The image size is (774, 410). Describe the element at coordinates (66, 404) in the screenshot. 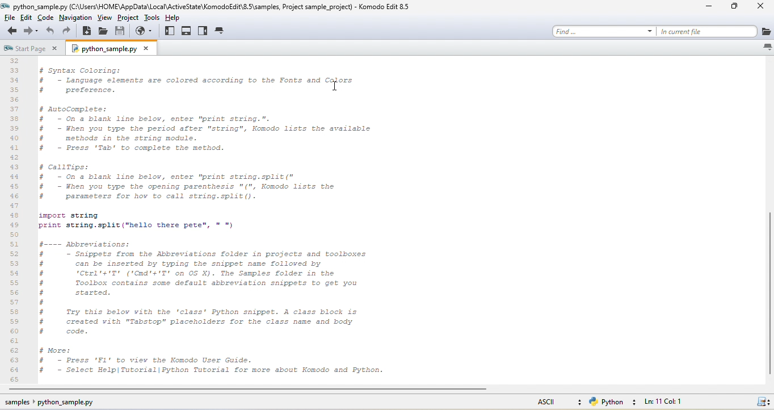

I see `sample python` at that location.